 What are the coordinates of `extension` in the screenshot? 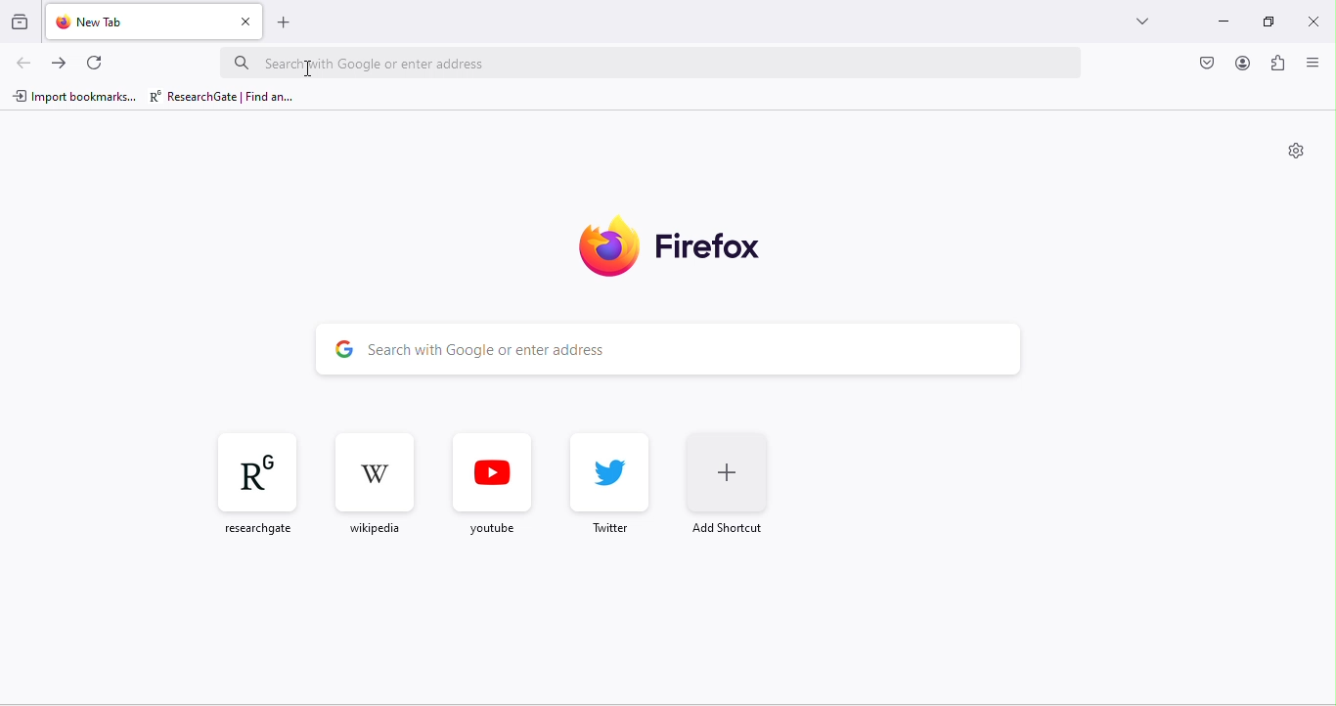 It's located at (1280, 64).